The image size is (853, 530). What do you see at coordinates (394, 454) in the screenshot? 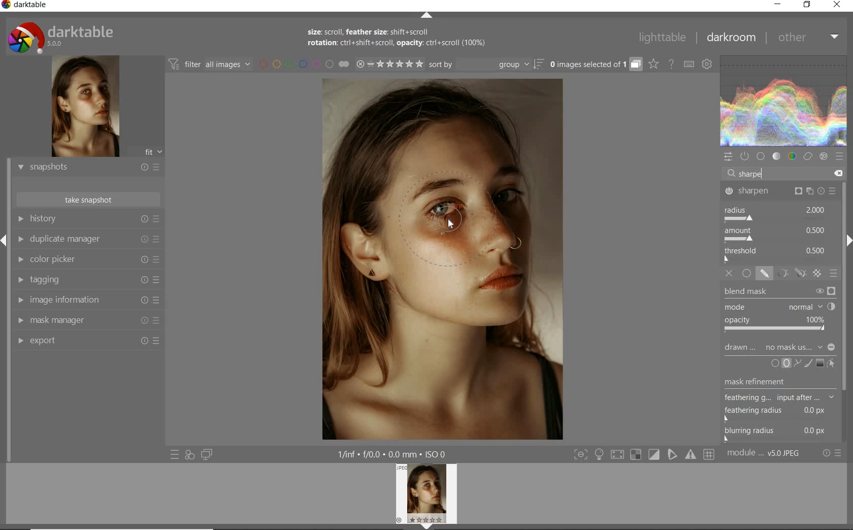
I see `other display information` at bounding box center [394, 454].